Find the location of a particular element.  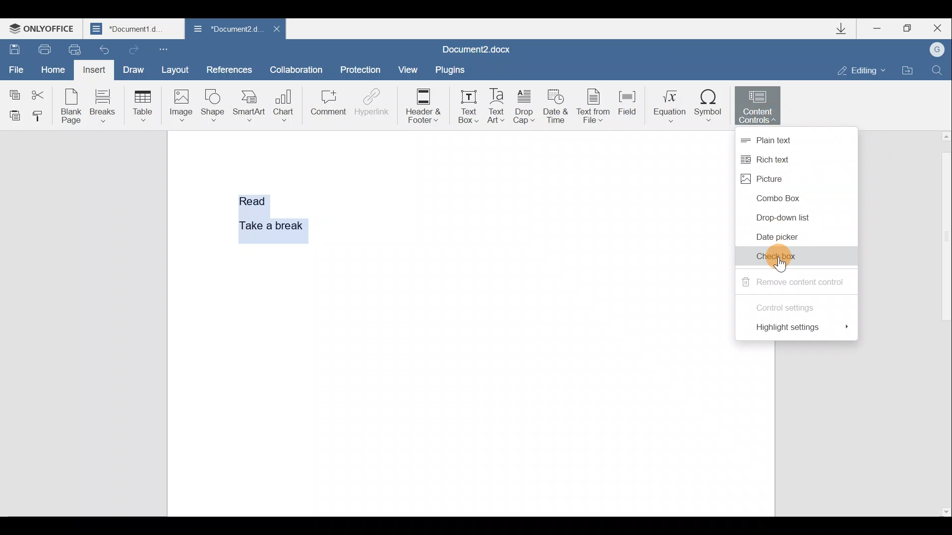

Remove content control is located at coordinates (792, 282).